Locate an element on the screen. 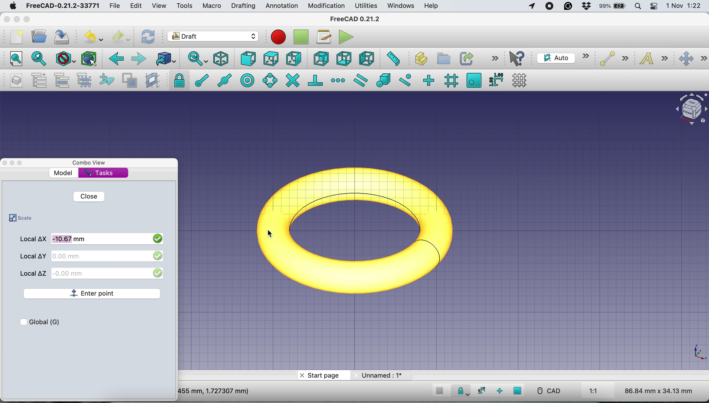 This screenshot has height=403, width=709. local ΔZ is located at coordinates (34, 272).